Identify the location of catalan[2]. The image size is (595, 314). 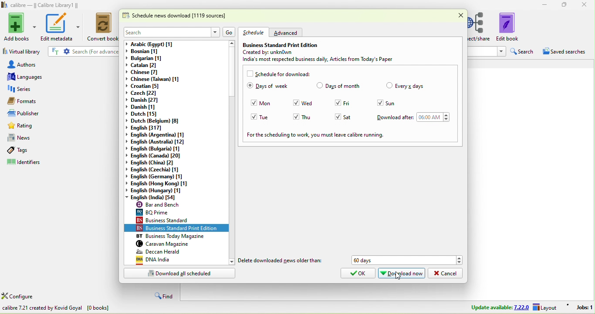
(149, 66).